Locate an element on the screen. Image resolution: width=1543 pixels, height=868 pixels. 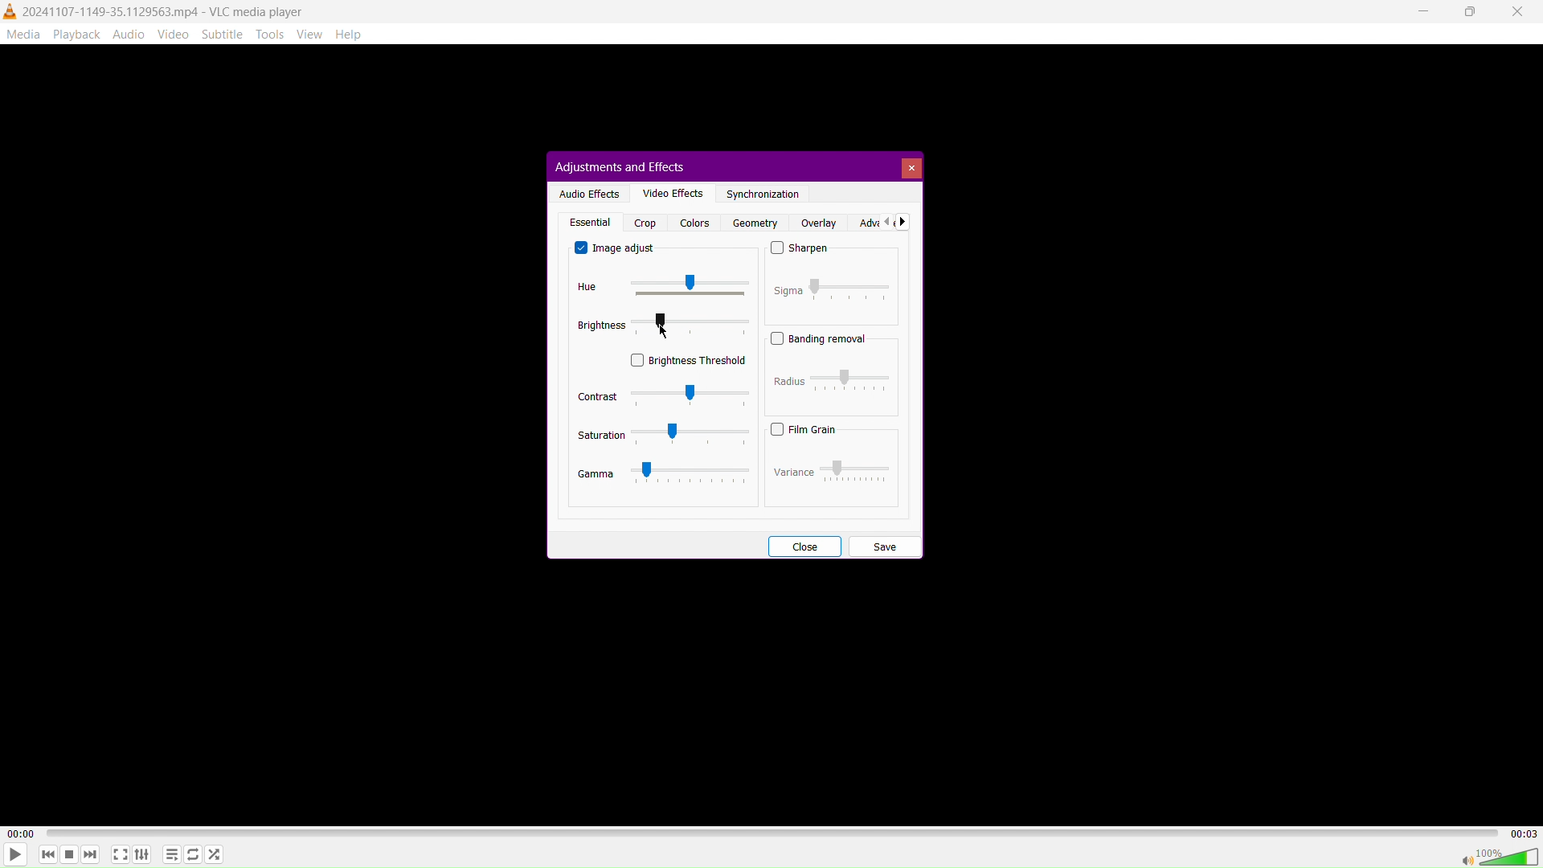
Close is located at coordinates (911, 167).